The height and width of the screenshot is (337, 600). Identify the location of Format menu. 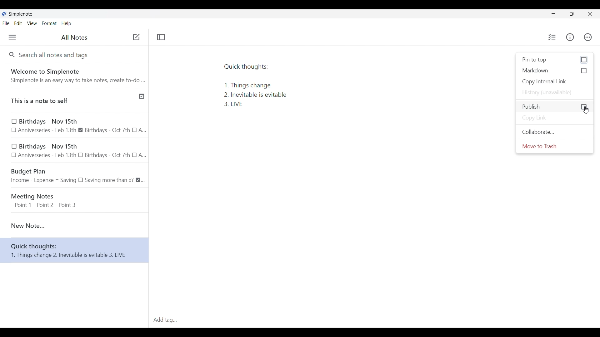
(49, 23).